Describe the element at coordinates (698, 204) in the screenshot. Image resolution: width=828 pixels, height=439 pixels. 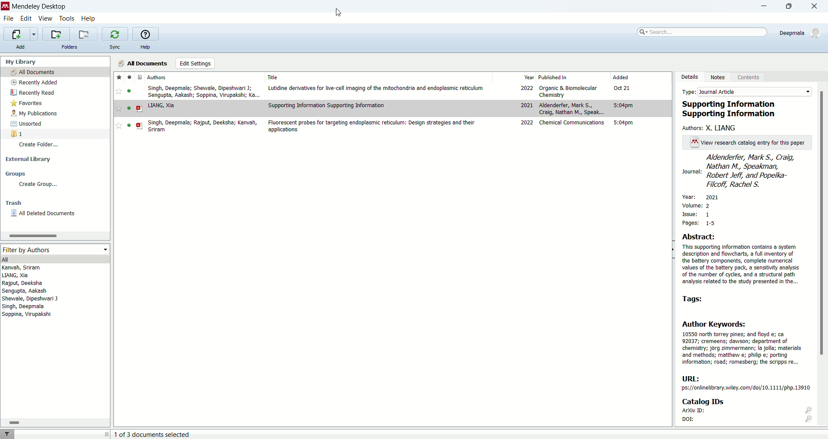
I see `volume: 2` at that location.